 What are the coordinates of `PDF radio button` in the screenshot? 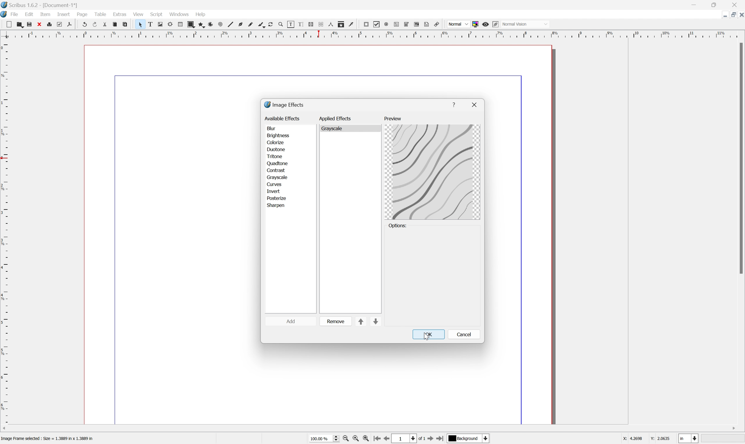 It's located at (387, 24).